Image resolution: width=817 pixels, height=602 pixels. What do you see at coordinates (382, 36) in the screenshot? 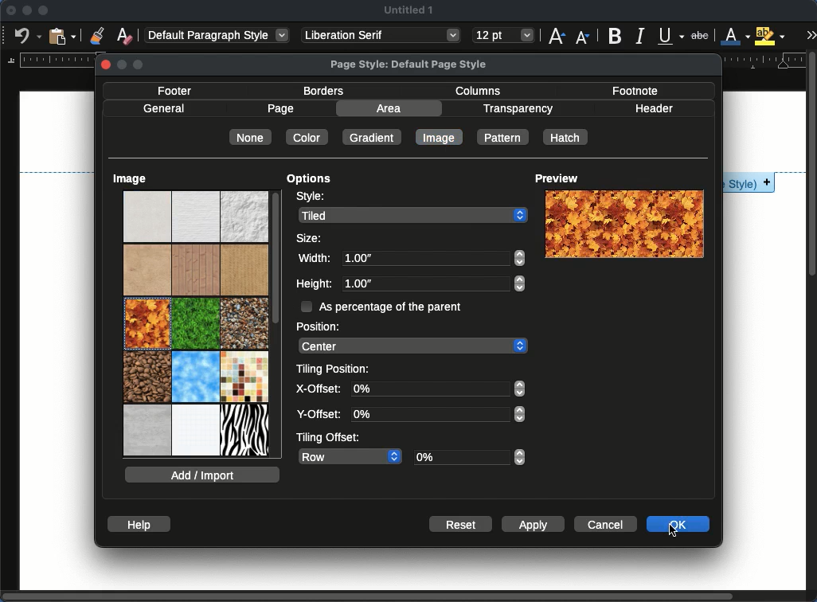
I see `Liberation serif` at bounding box center [382, 36].